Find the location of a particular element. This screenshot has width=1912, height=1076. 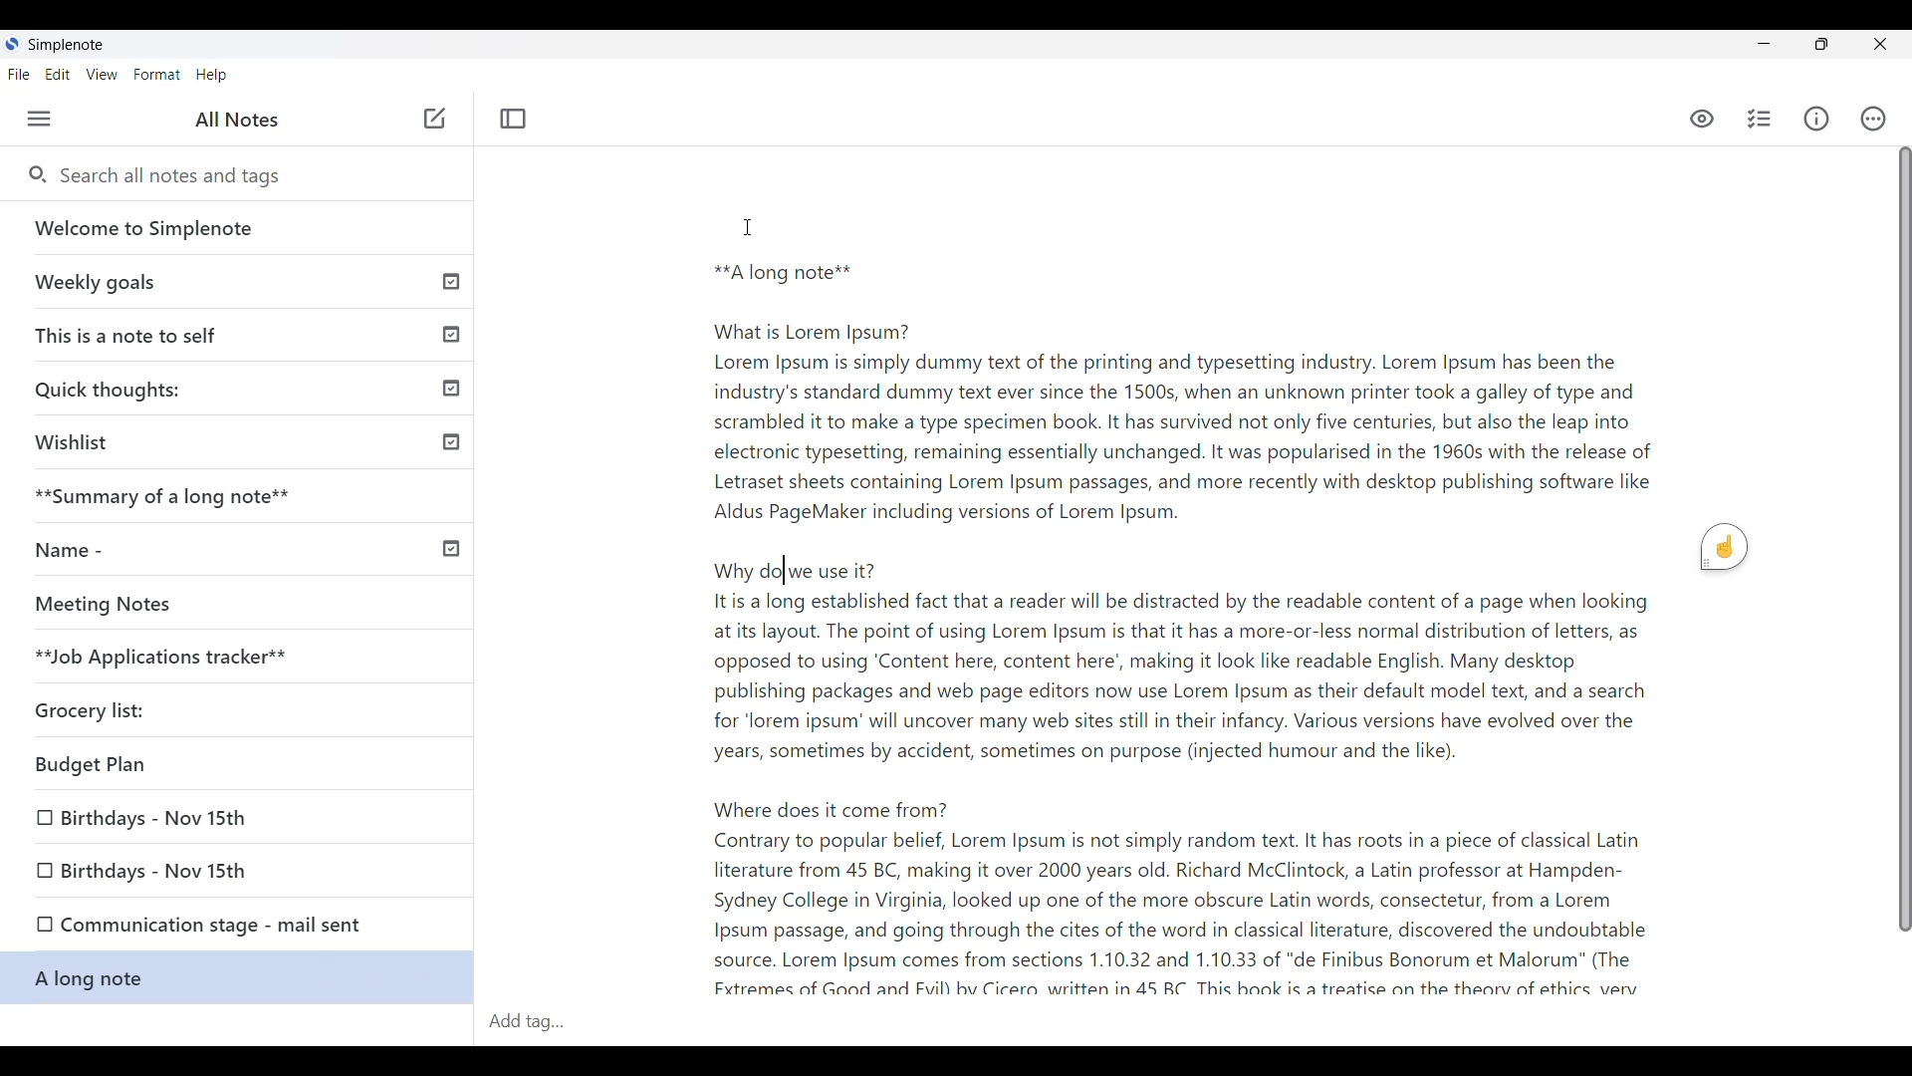

Budget plan is located at coordinates (166, 768).